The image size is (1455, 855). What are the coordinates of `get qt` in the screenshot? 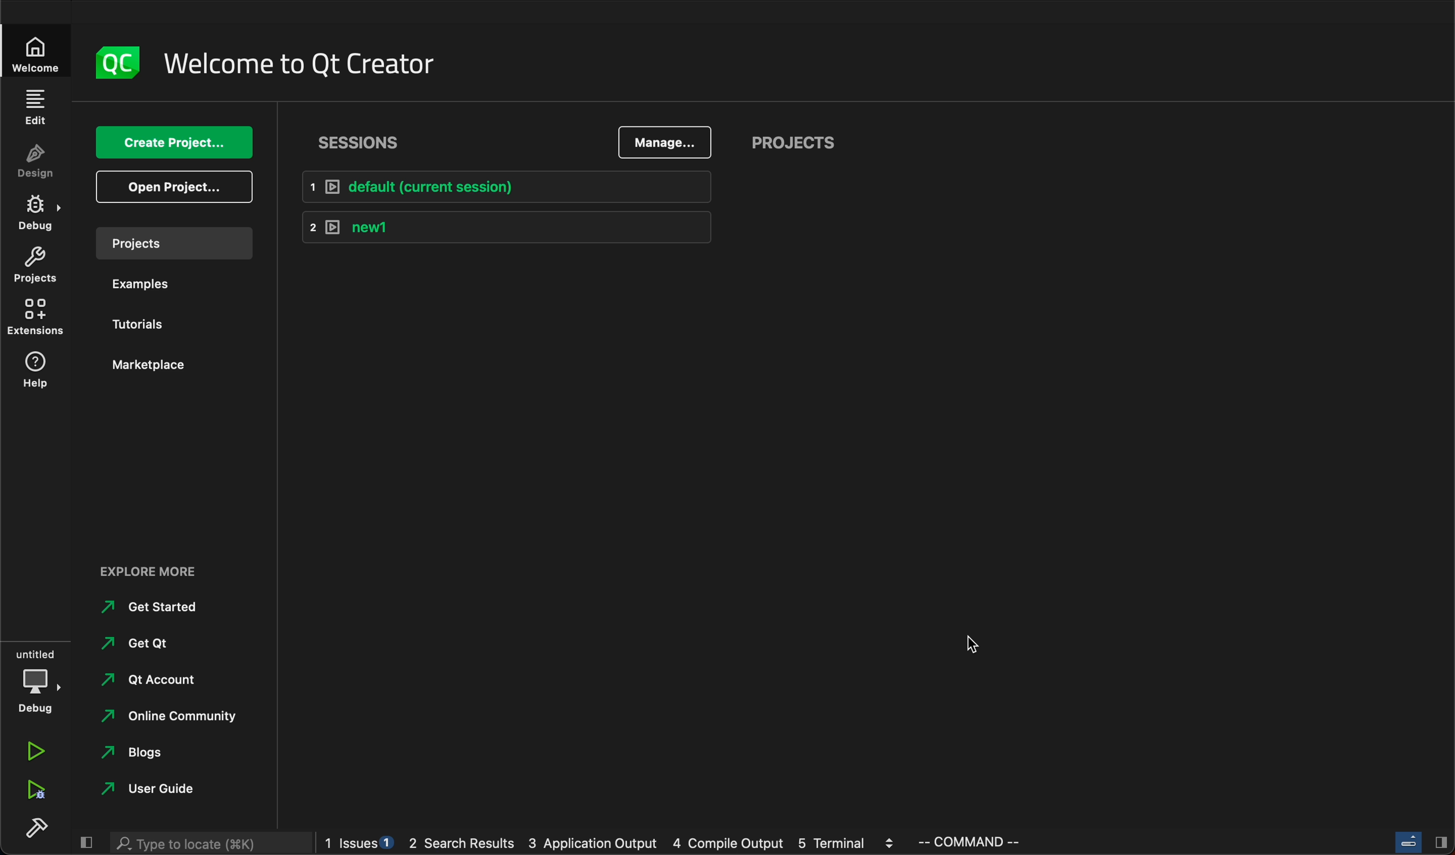 It's located at (152, 644).